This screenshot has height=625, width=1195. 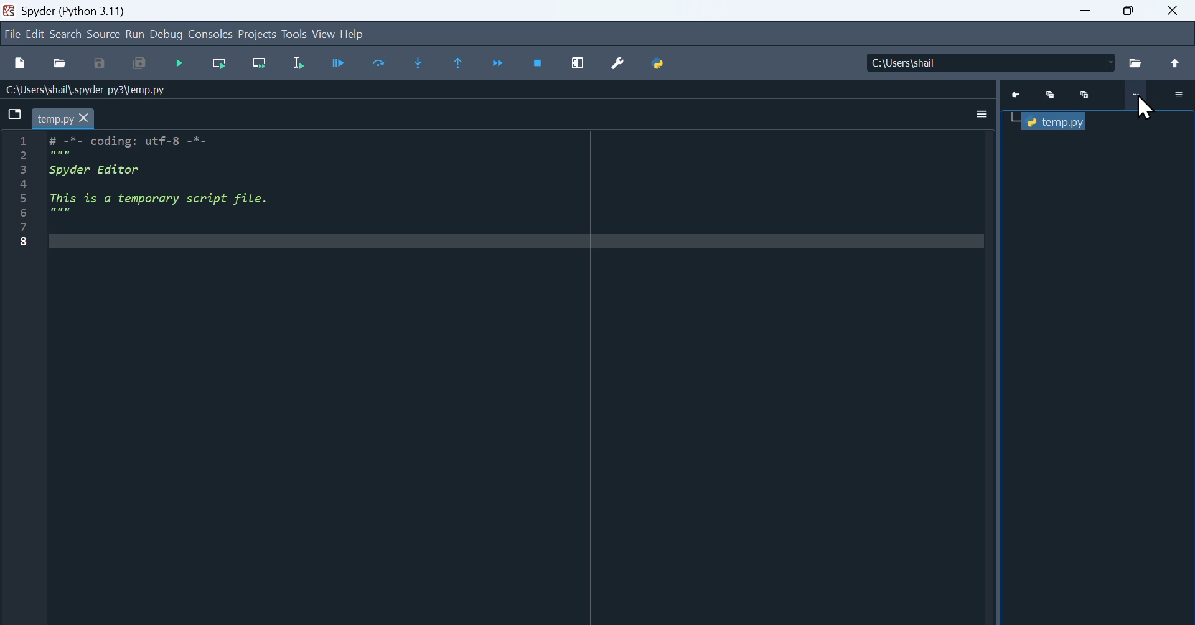 What do you see at coordinates (338, 65) in the screenshot?
I see `Run cell` at bounding box center [338, 65].